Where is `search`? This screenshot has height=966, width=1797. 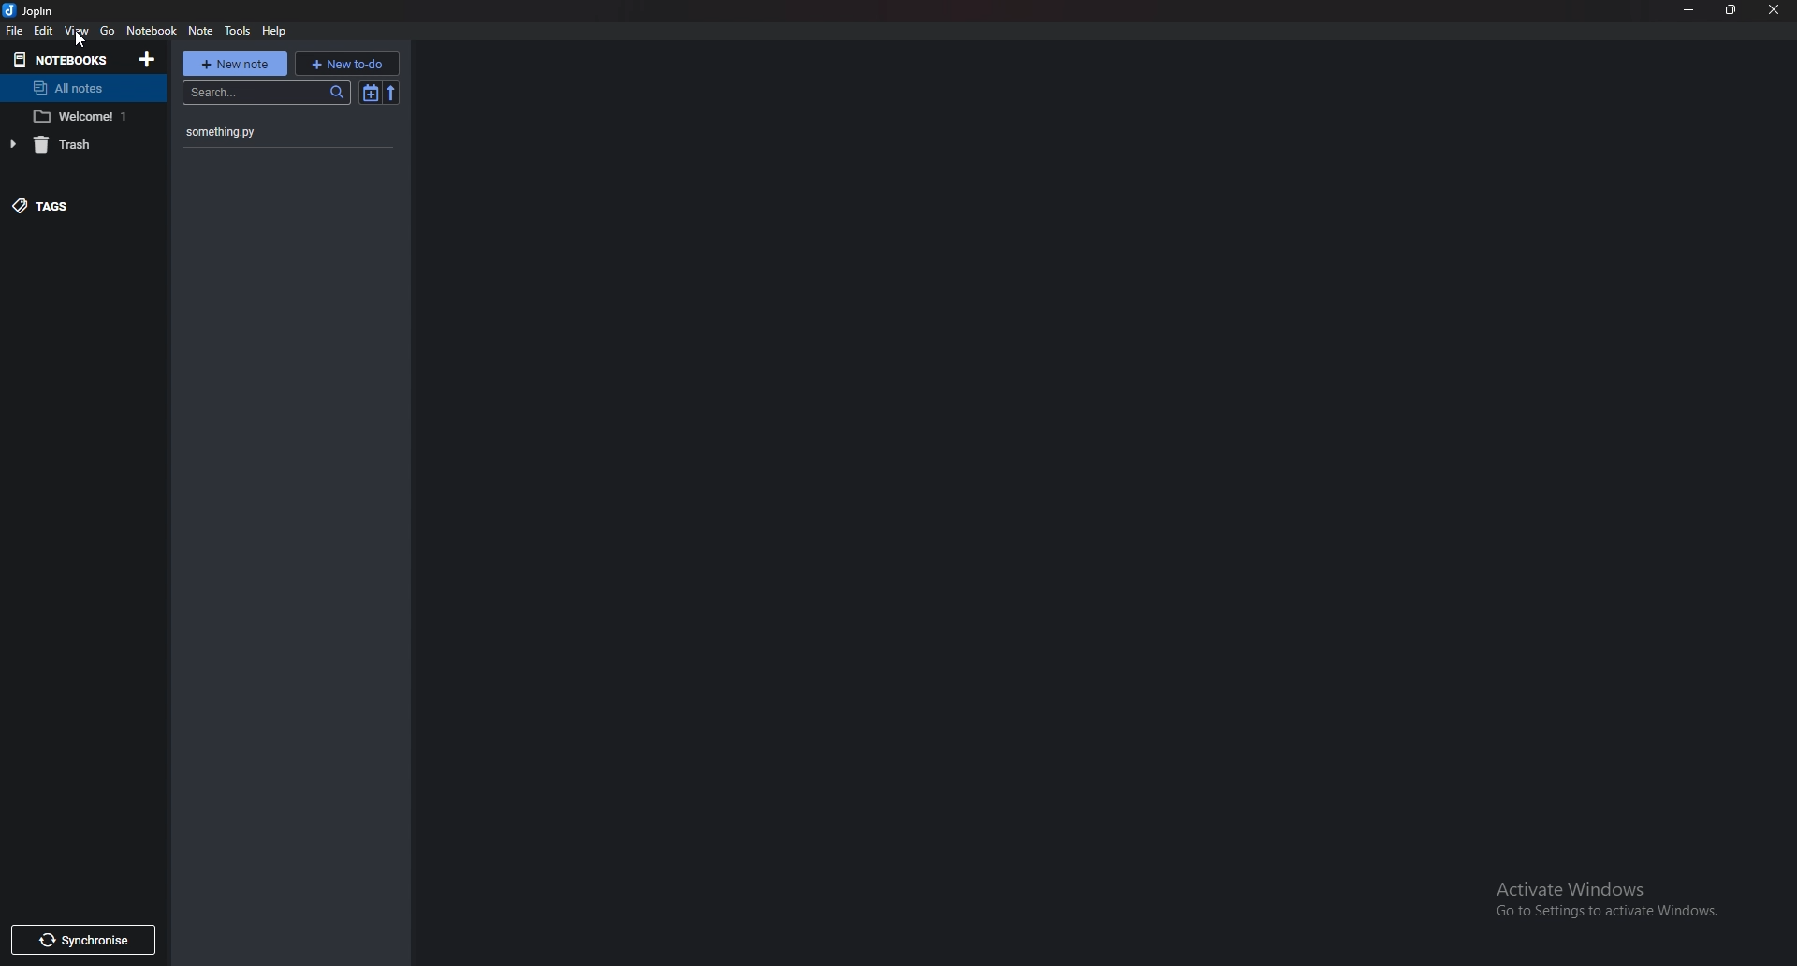 search is located at coordinates (267, 94).